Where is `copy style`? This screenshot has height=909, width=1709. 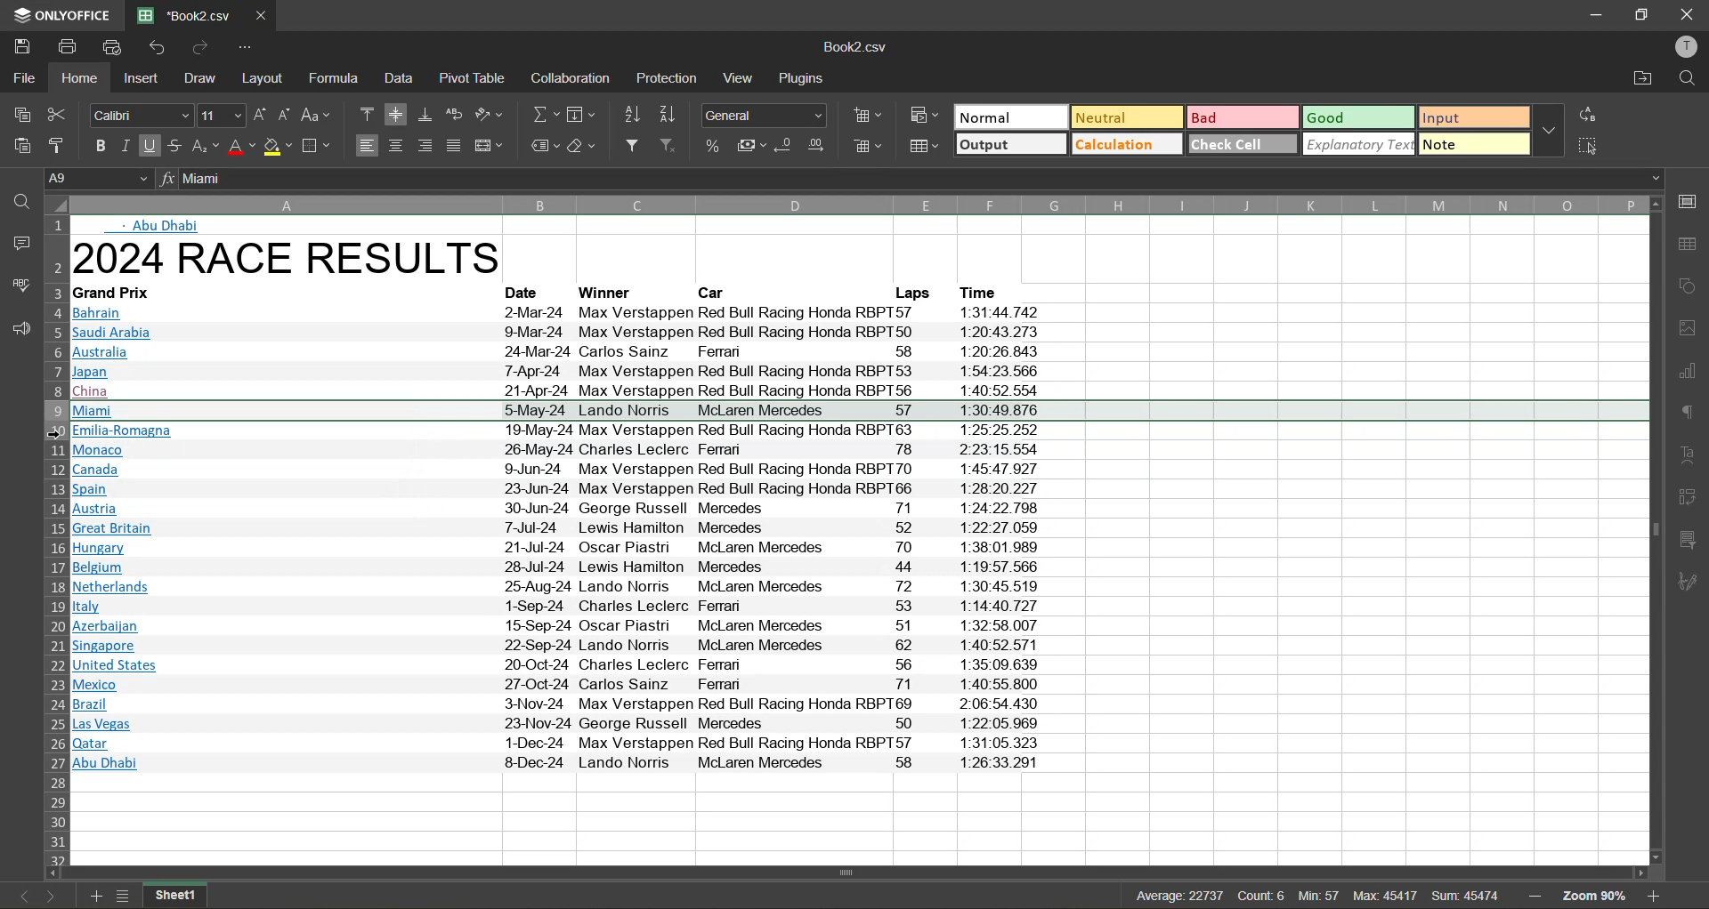
copy style is located at coordinates (58, 141).